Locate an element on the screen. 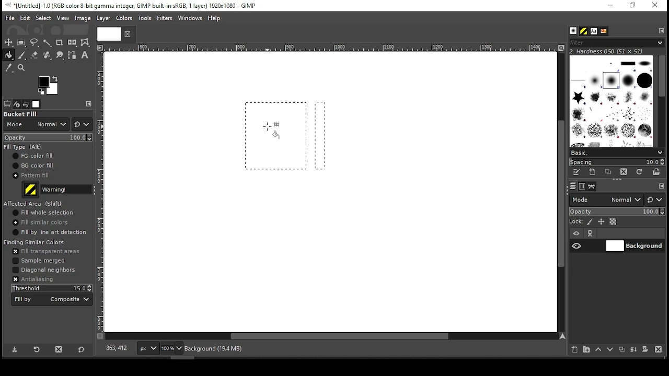  edit this brush is located at coordinates (576, 173).